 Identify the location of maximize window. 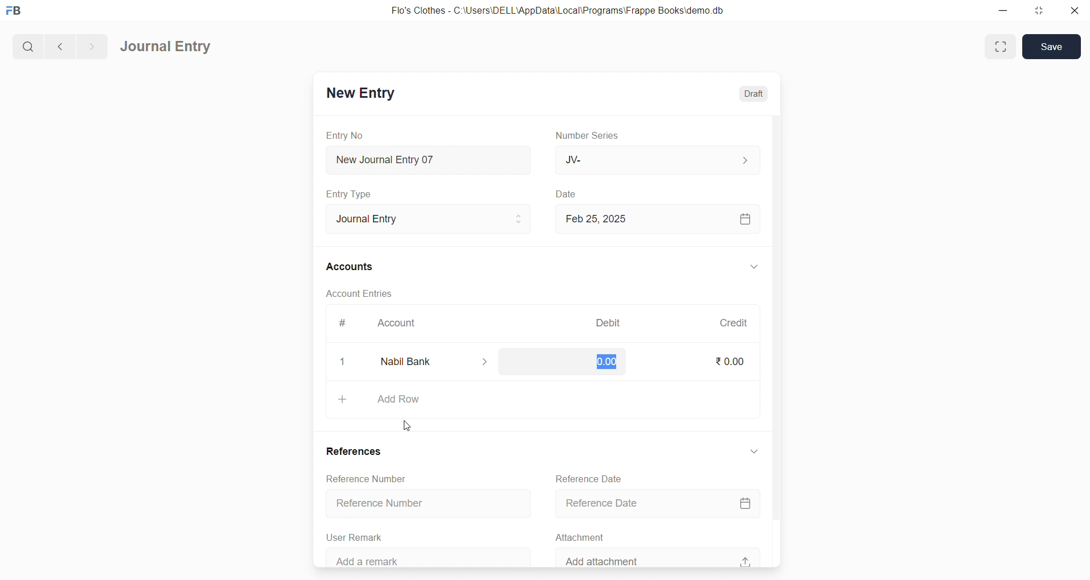
(1002, 47).